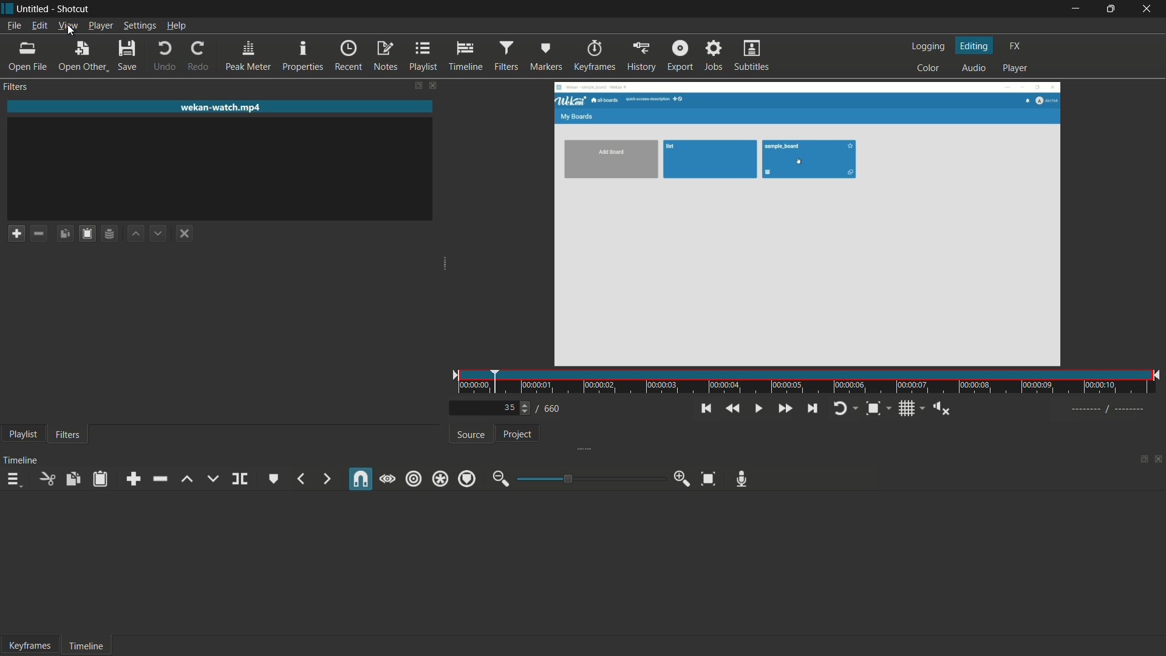 The image size is (1166, 656). What do you see at coordinates (1012, 68) in the screenshot?
I see `player` at bounding box center [1012, 68].